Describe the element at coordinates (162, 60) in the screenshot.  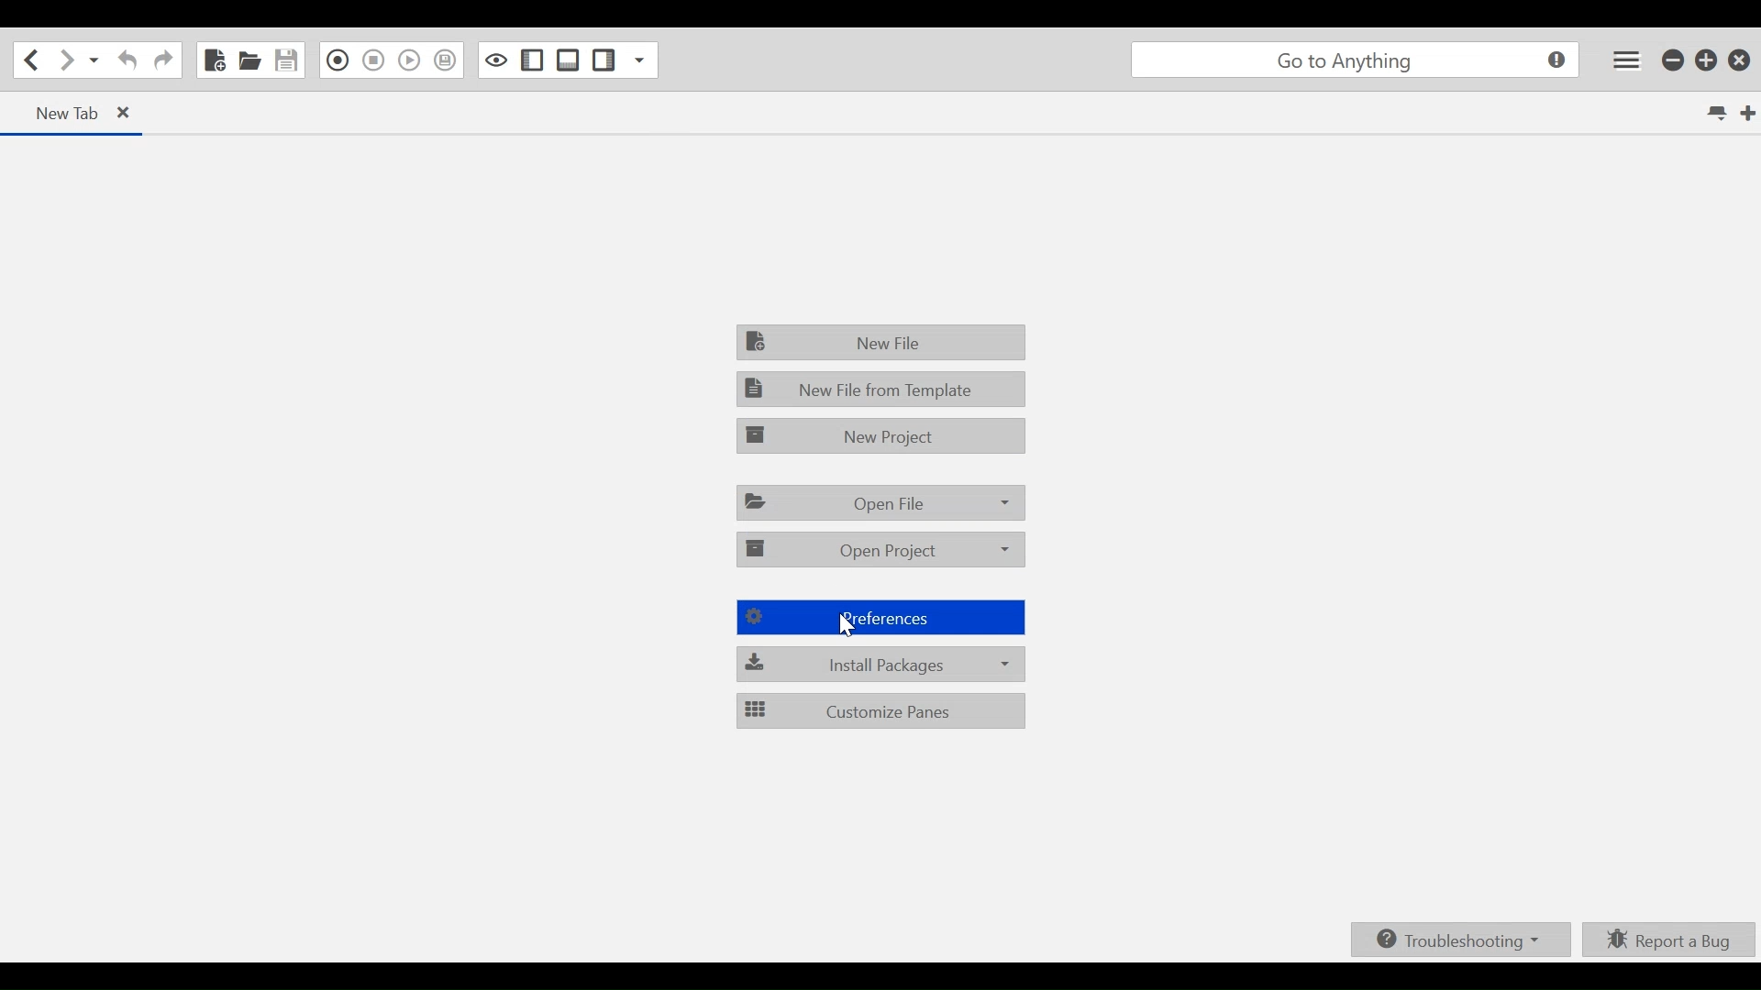
I see `Redo last action` at that location.